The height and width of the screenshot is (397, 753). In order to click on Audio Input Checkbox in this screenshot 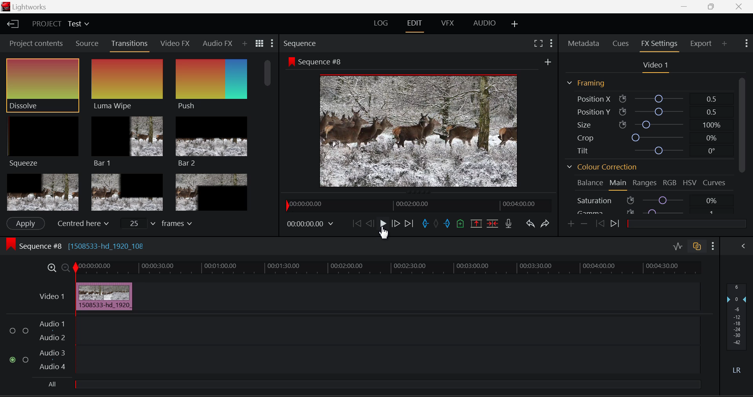, I will do `click(13, 331)`.